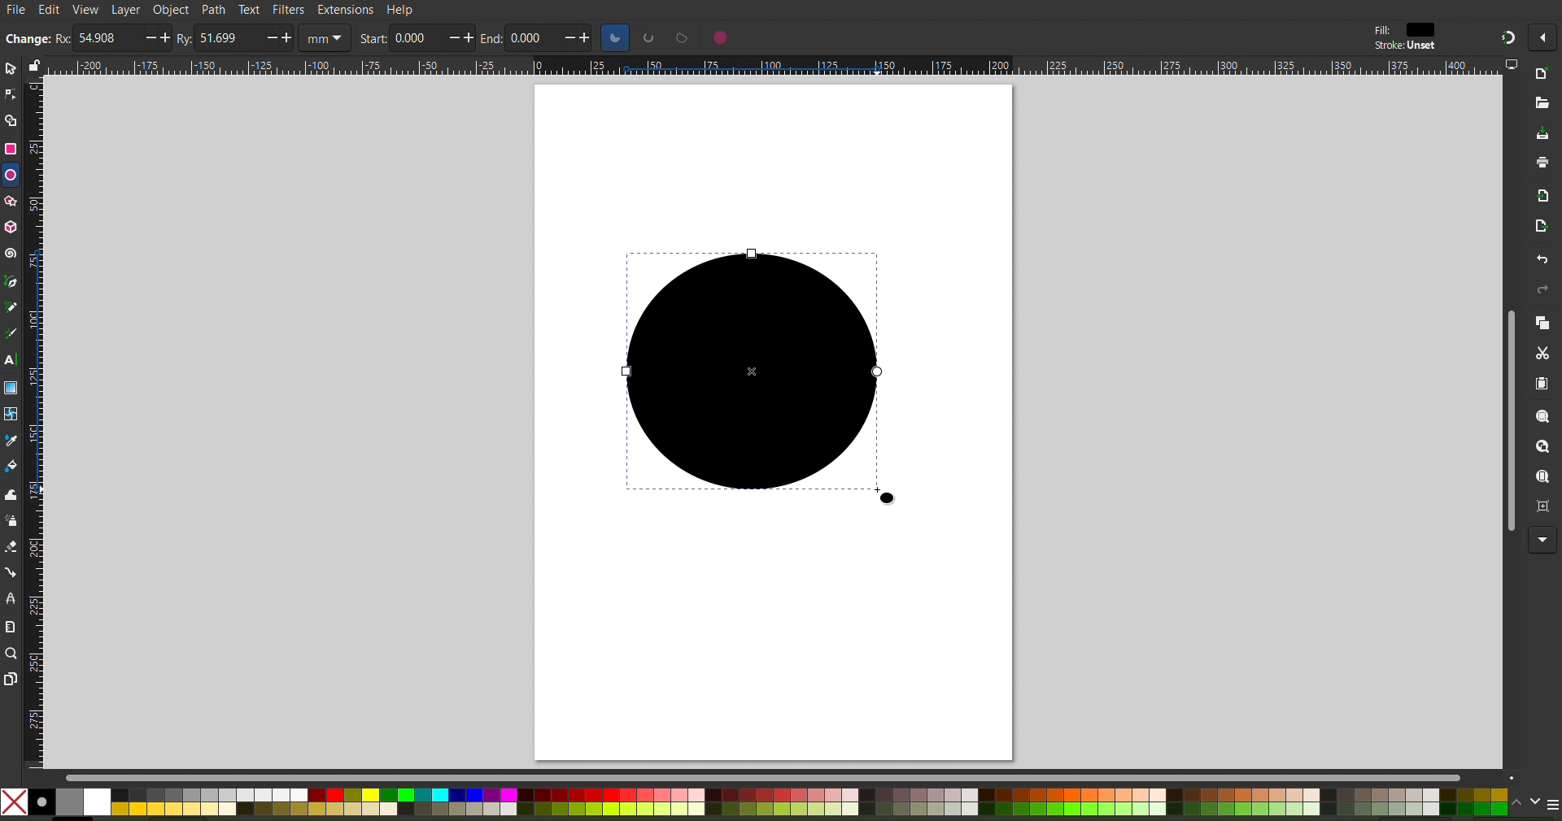 The image size is (1562, 821). Describe the element at coordinates (64, 41) in the screenshot. I see `rx` at that location.